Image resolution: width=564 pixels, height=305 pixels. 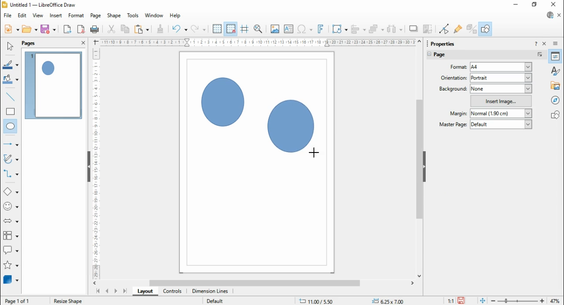 What do you see at coordinates (453, 89) in the screenshot?
I see `background` at bounding box center [453, 89].